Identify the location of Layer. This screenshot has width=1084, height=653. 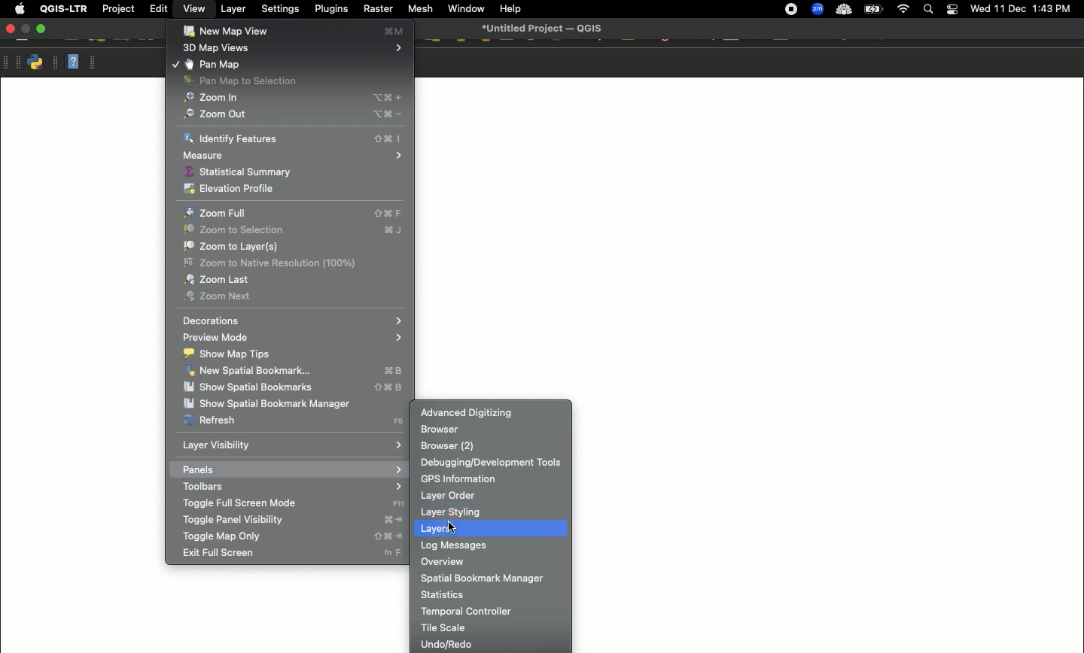
(234, 9).